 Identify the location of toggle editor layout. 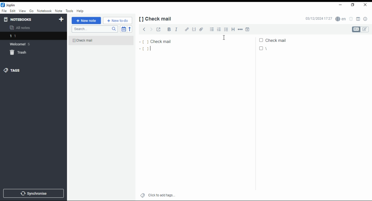
(358, 18).